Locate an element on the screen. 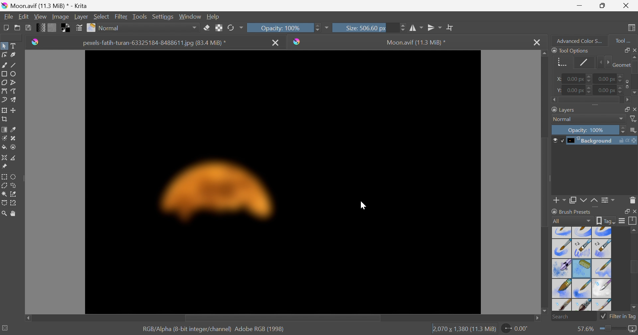 The width and height of the screenshot is (638, 335). Restore down is located at coordinates (624, 50).